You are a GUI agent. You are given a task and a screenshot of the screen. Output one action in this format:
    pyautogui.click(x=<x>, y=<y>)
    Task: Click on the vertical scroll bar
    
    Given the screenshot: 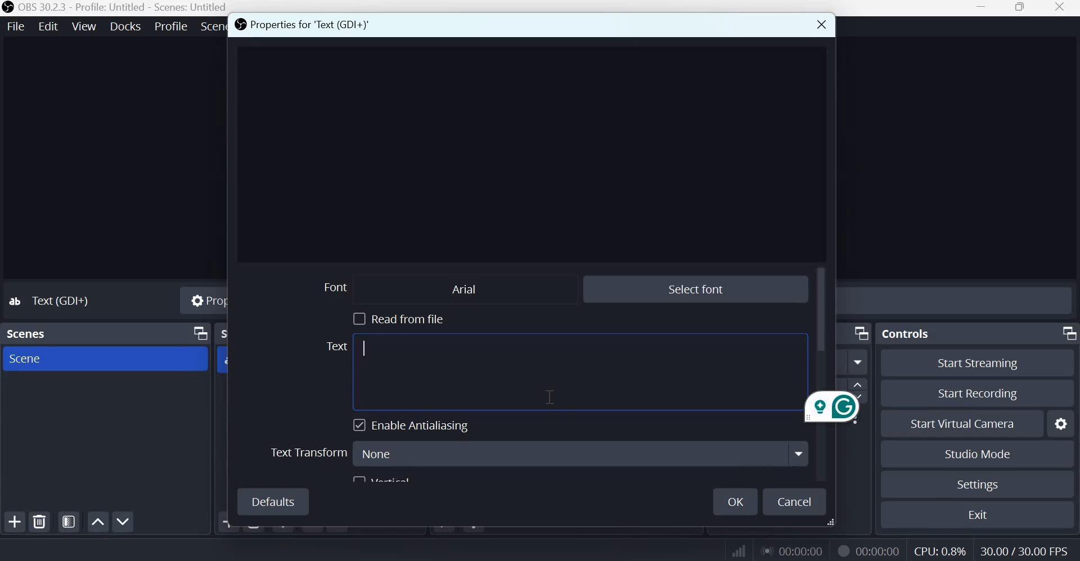 What is the action you would take?
    pyautogui.click(x=825, y=311)
    